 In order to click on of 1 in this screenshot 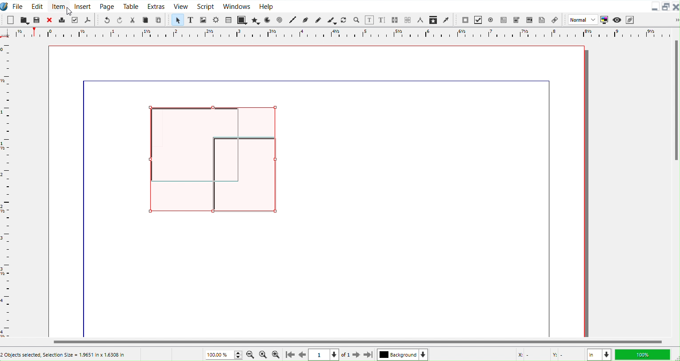, I will do `click(345, 355)`.